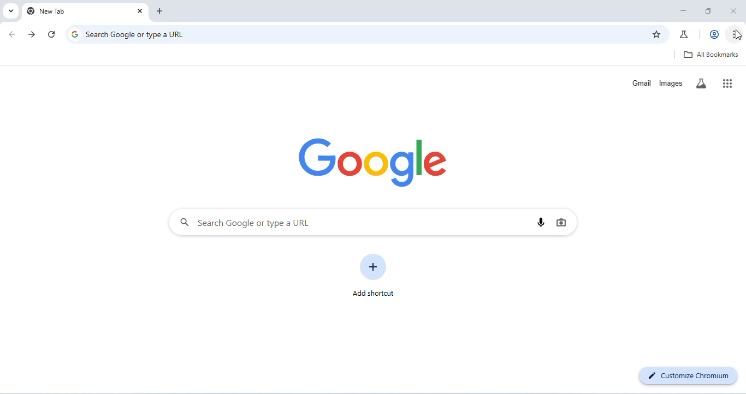 The height and width of the screenshot is (394, 746). What do you see at coordinates (13, 34) in the screenshot?
I see `go back` at bounding box center [13, 34].